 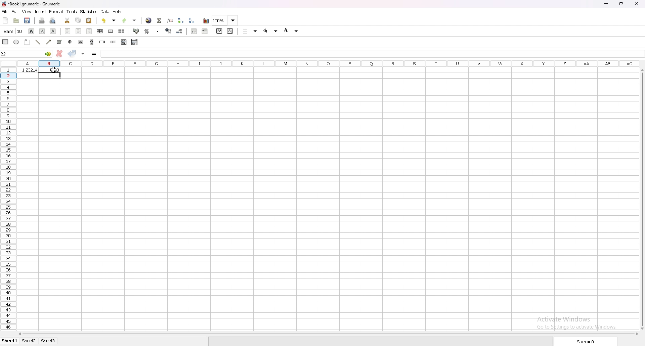 What do you see at coordinates (30, 4) in the screenshot?
I see `file name` at bounding box center [30, 4].